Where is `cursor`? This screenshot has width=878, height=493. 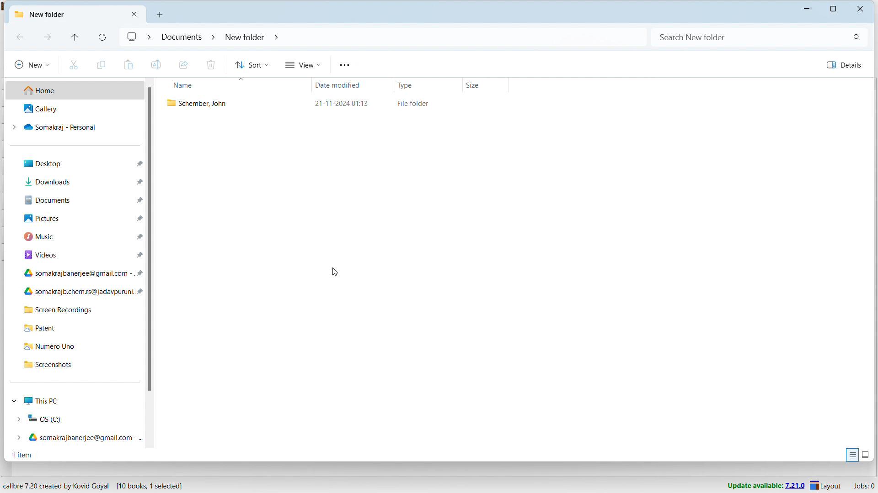
cursor is located at coordinates (335, 269).